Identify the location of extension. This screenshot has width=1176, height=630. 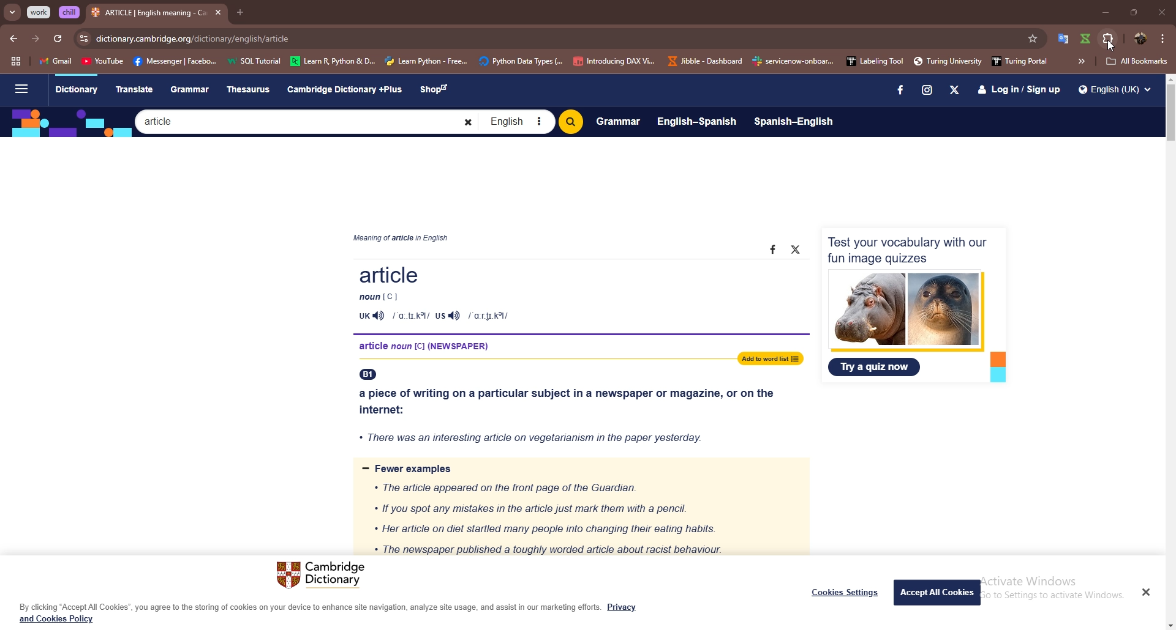
(1086, 39).